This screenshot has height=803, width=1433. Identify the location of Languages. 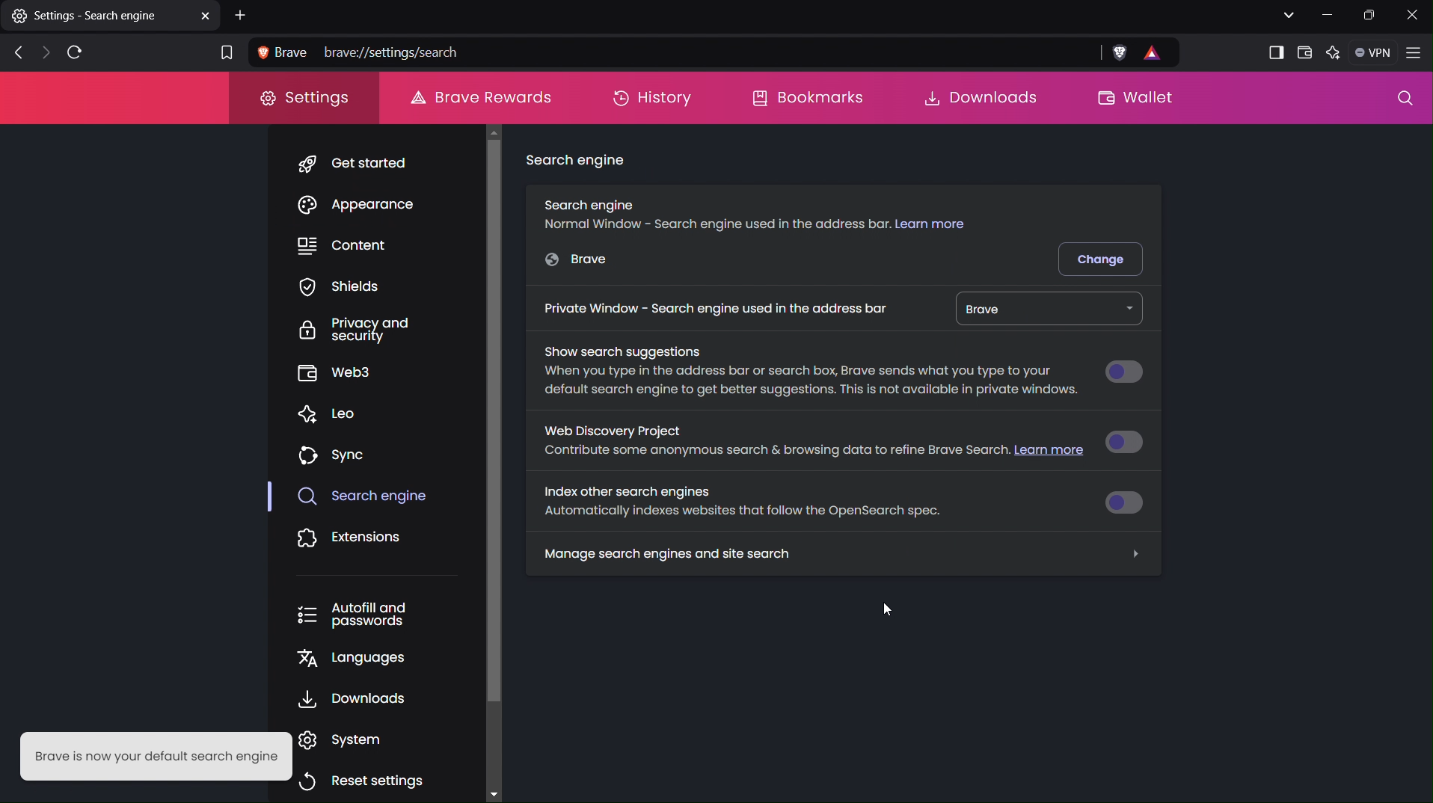
(348, 658).